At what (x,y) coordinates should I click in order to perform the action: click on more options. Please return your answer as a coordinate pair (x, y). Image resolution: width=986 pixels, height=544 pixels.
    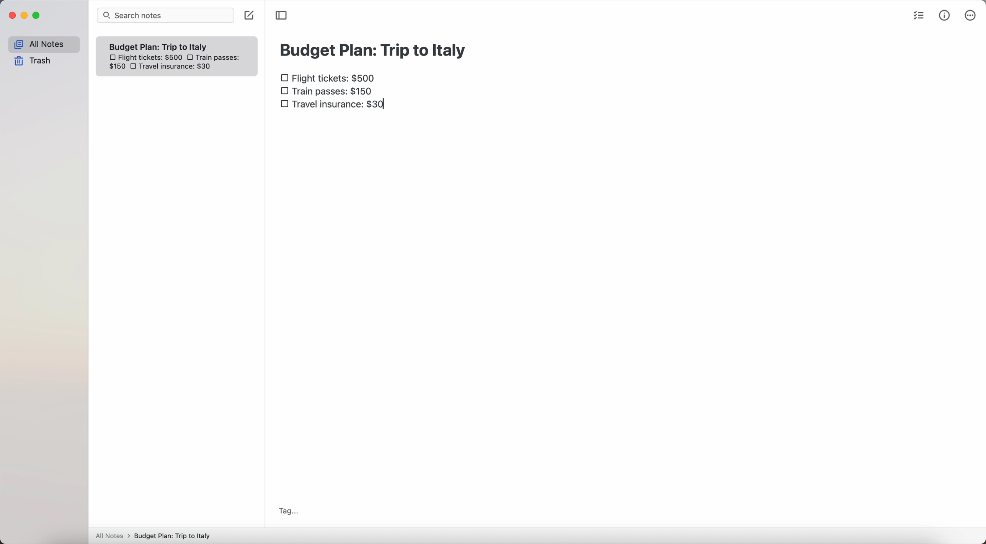
    Looking at the image, I should click on (971, 15).